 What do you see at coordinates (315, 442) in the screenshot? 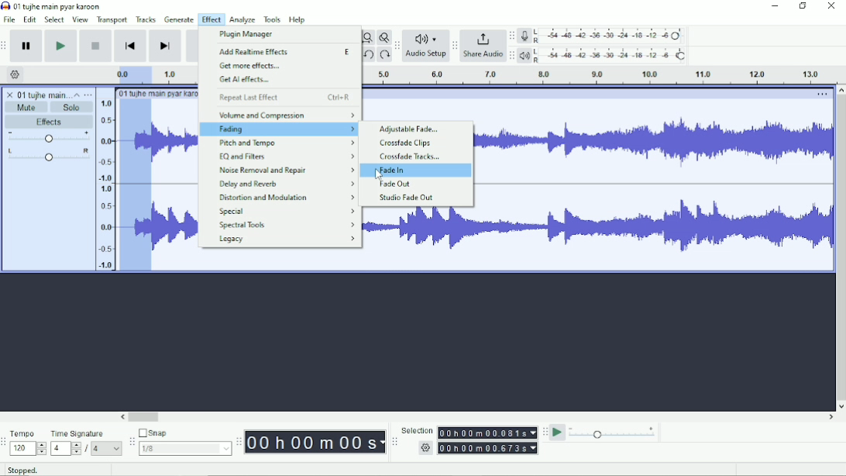
I see `00 h 00 m 00s` at bounding box center [315, 442].